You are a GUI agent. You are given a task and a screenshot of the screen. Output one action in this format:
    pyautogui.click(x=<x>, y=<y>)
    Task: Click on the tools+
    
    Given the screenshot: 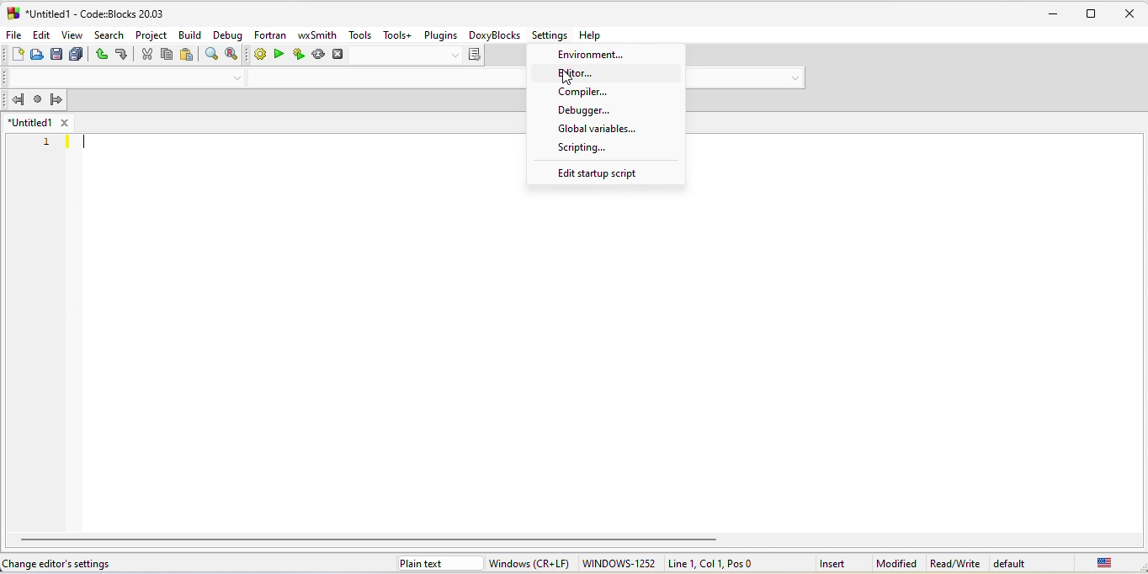 What is the action you would take?
    pyautogui.click(x=394, y=34)
    